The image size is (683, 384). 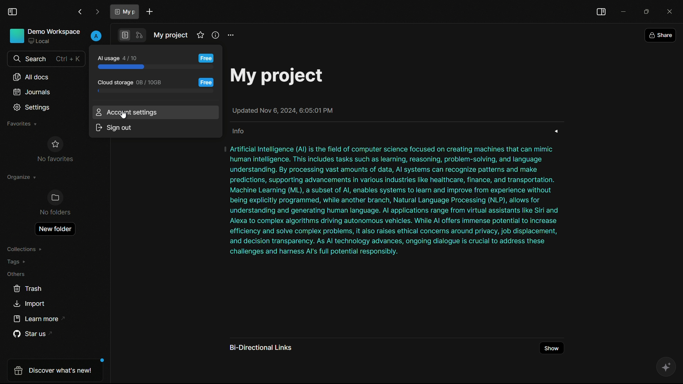 What do you see at coordinates (206, 82) in the screenshot?
I see `free` at bounding box center [206, 82].